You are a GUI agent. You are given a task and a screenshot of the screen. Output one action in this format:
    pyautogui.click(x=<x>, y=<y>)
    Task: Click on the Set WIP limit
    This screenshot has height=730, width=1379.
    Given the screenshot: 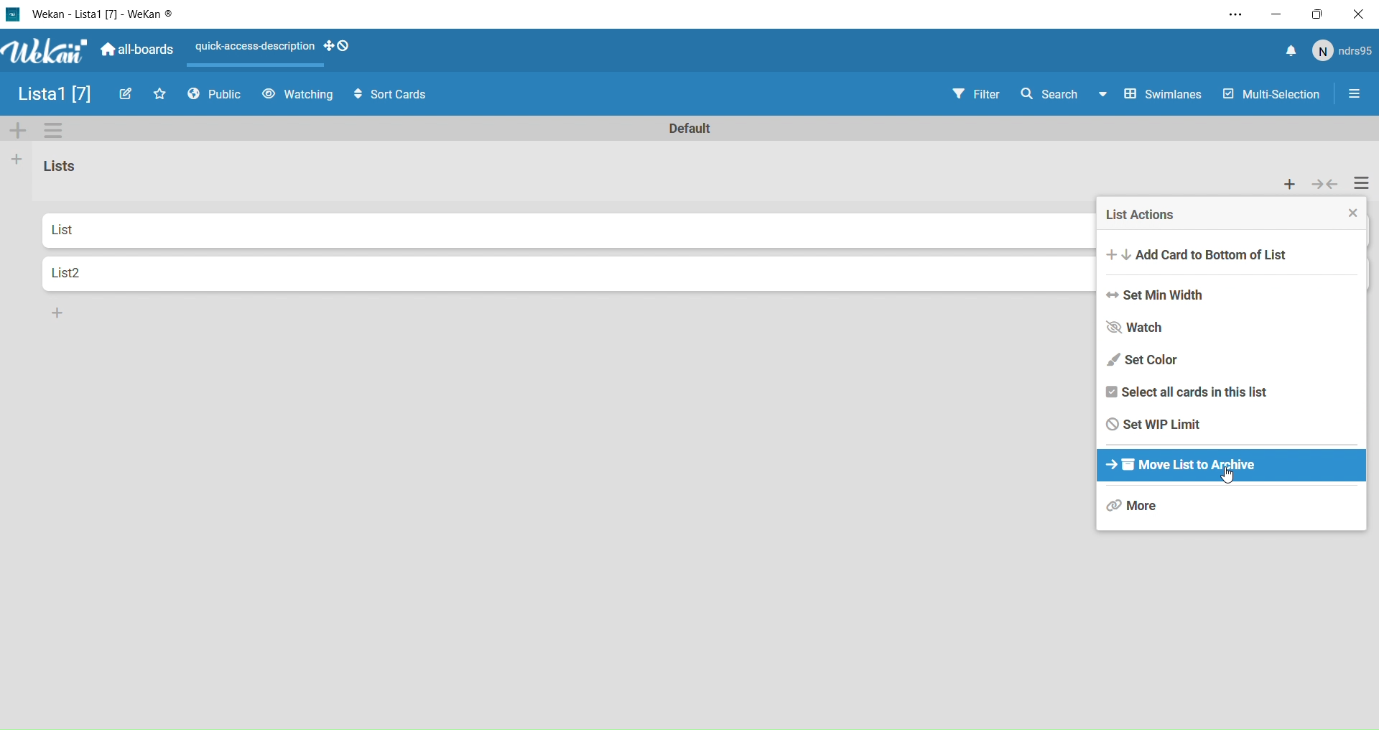 What is the action you would take?
    pyautogui.click(x=1164, y=424)
    